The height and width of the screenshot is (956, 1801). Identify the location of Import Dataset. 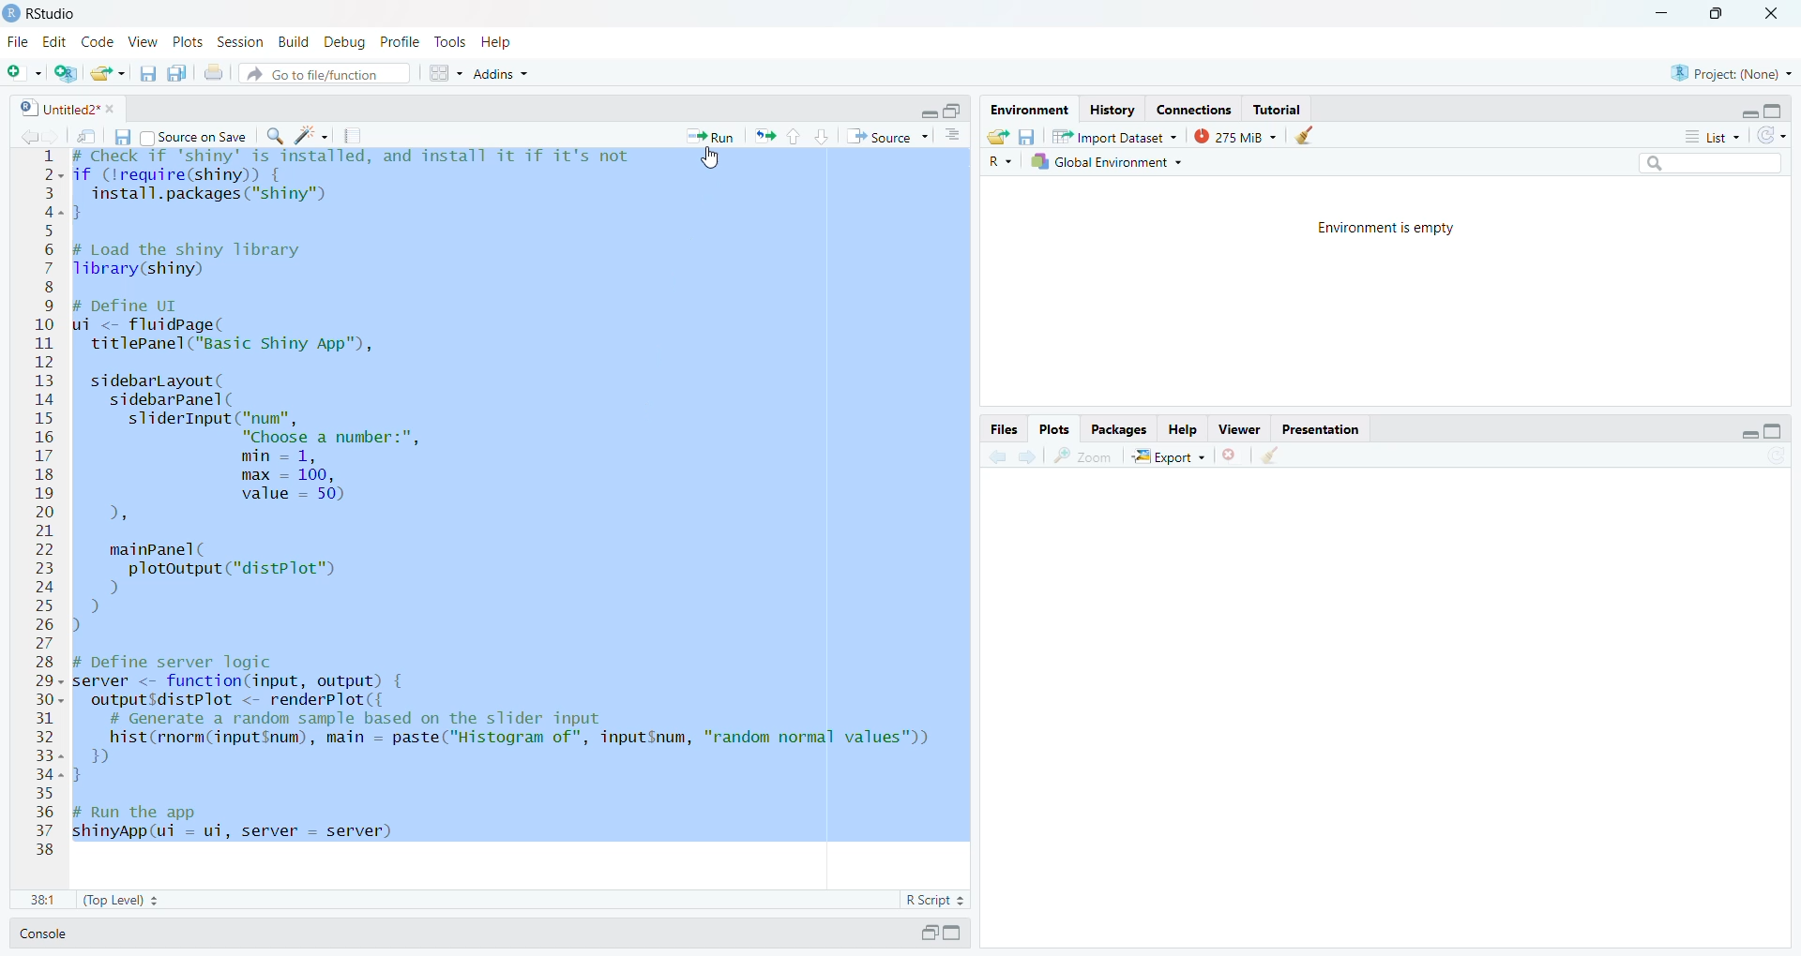
(1116, 137).